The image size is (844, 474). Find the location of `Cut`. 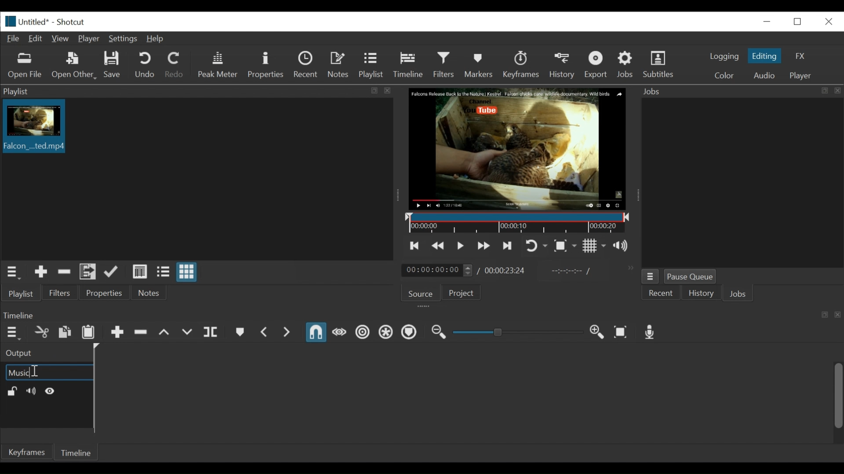

Cut is located at coordinates (41, 333).